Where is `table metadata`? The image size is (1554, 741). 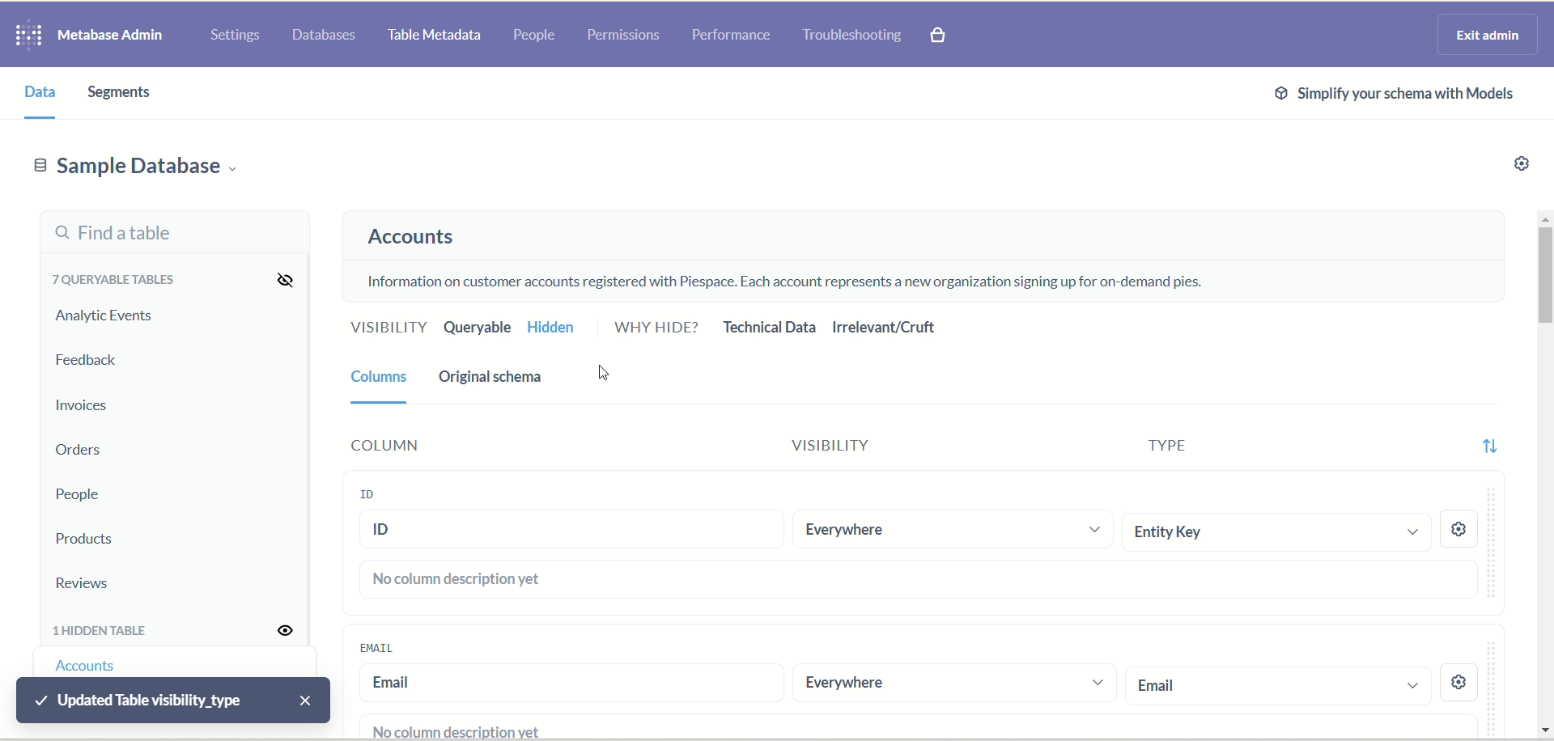
table metadata is located at coordinates (435, 36).